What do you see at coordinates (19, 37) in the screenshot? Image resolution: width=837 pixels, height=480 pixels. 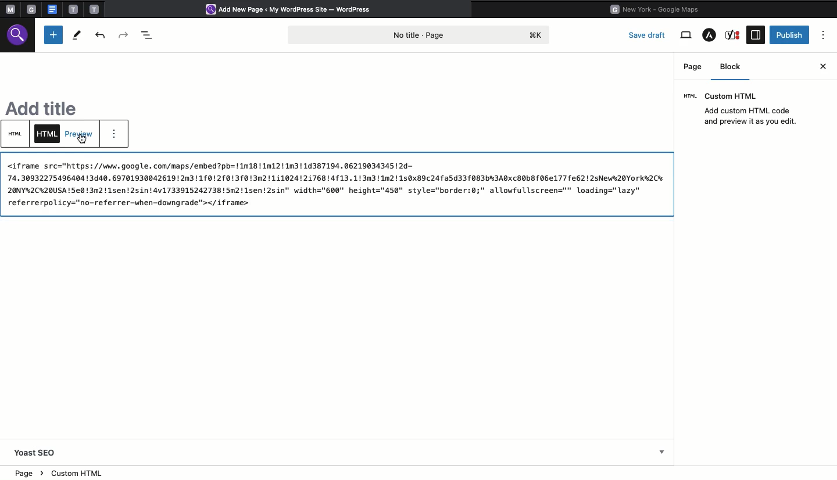 I see `search` at bounding box center [19, 37].